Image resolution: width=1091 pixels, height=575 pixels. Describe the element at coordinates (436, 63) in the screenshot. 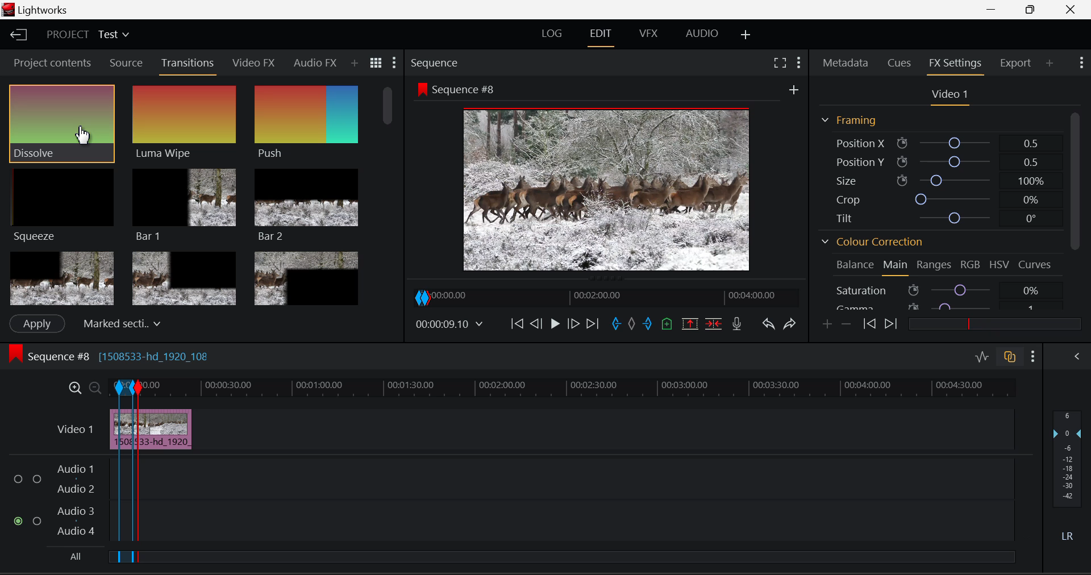

I see `Sequence Preview Section` at that location.